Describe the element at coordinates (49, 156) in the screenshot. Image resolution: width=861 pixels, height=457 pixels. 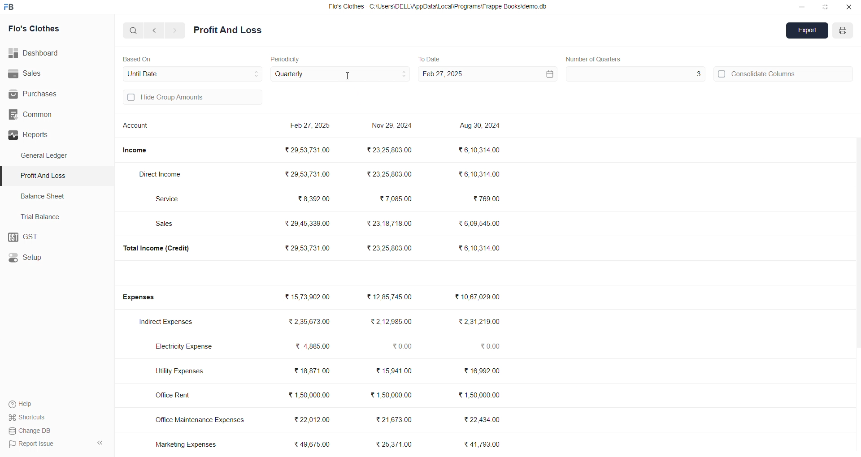
I see `General Ledger` at that location.